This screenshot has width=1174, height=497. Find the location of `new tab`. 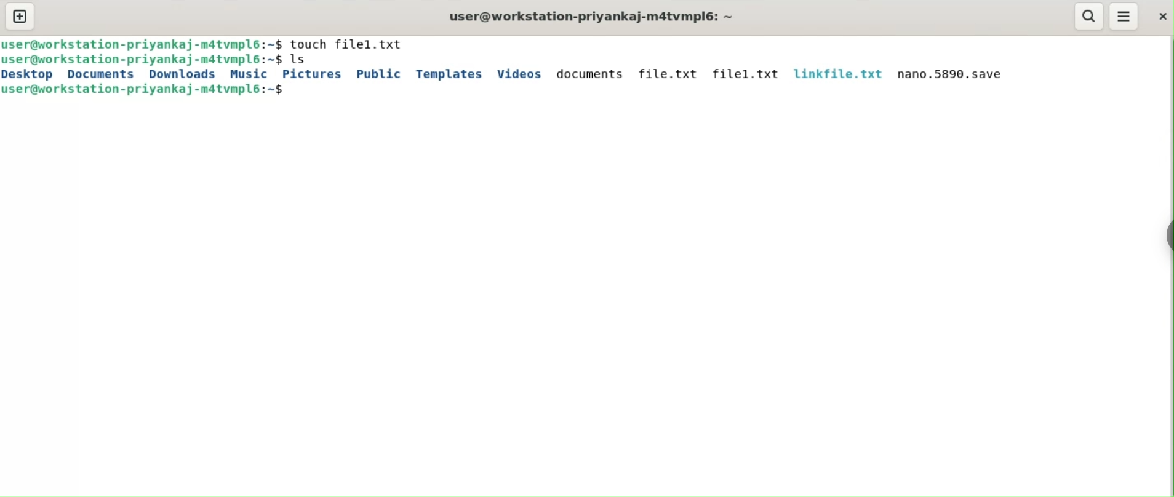

new tab is located at coordinates (21, 15).